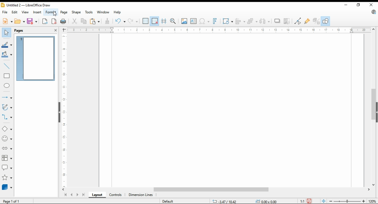 This screenshot has width=378, height=204. Describe the element at coordinates (298, 21) in the screenshot. I see `toggle point edit mode` at that location.